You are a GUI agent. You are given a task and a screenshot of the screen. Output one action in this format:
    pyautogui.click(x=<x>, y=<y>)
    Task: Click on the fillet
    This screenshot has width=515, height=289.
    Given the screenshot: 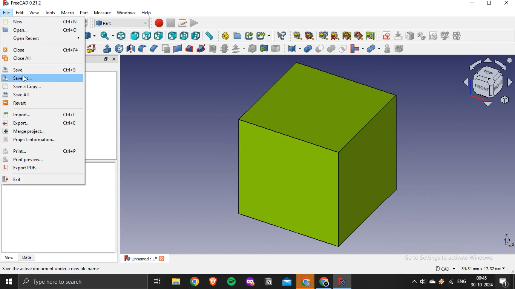 What is the action you would take?
    pyautogui.click(x=141, y=49)
    